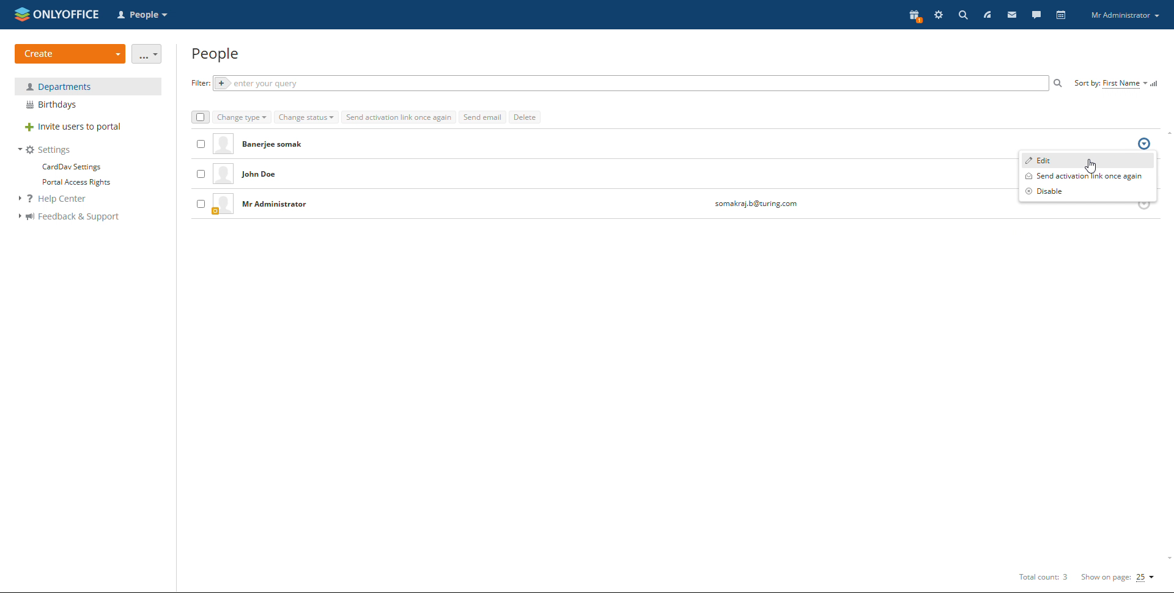  What do you see at coordinates (1058, 83) in the screenshot?
I see `search` at bounding box center [1058, 83].